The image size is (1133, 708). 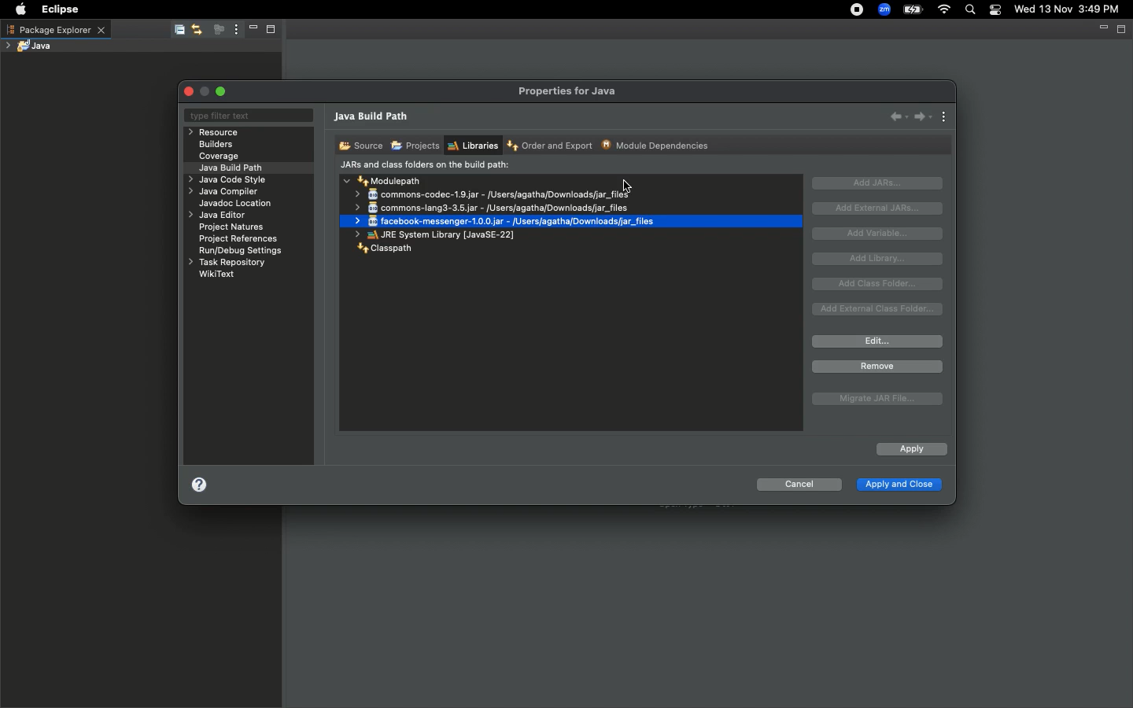 I want to click on Coverage, so click(x=220, y=157).